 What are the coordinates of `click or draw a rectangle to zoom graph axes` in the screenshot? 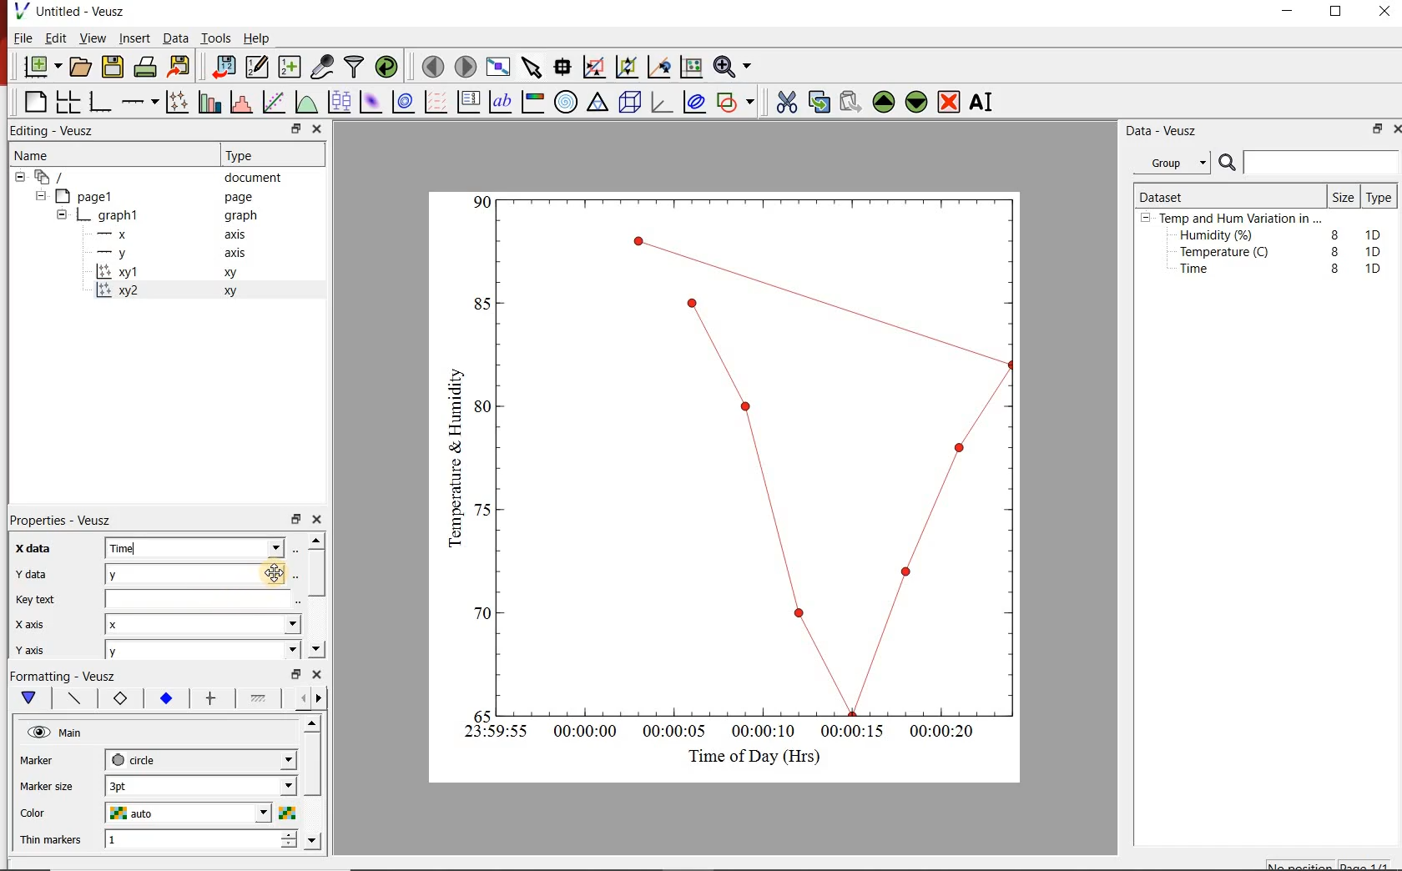 It's located at (597, 68).